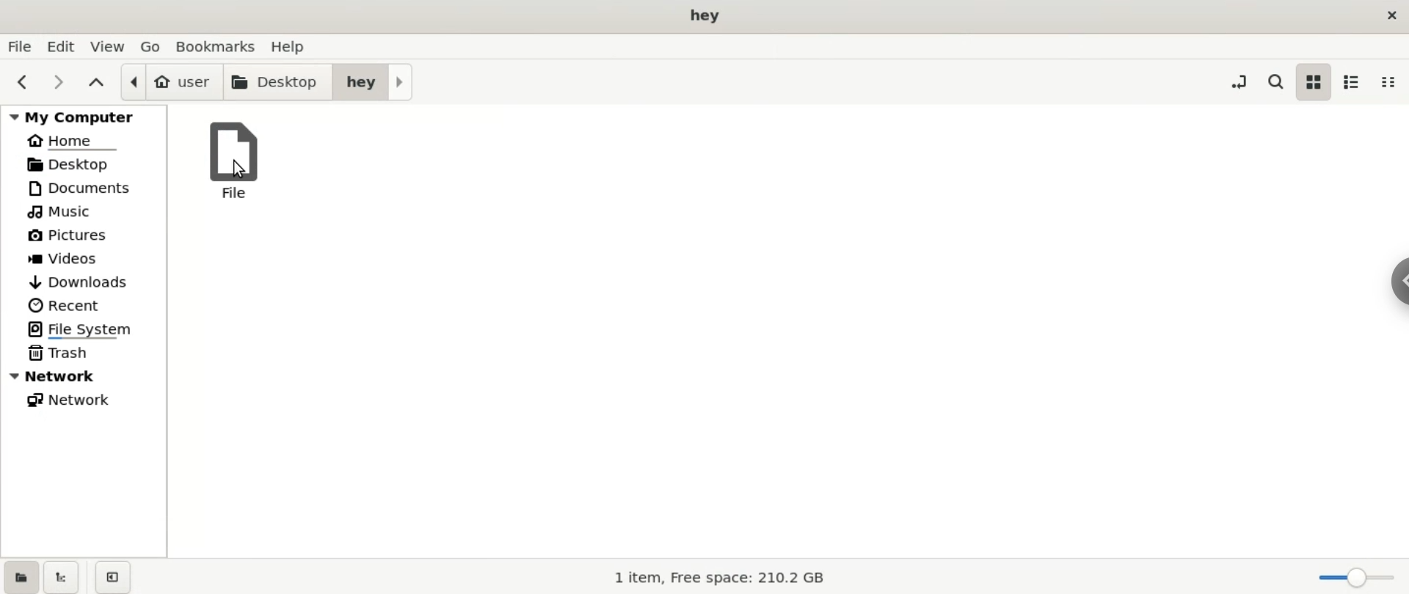 The height and width of the screenshot is (594, 1409). What do you see at coordinates (1384, 17) in the screenshot?
I see `close` at bounding box center [1384, 17].